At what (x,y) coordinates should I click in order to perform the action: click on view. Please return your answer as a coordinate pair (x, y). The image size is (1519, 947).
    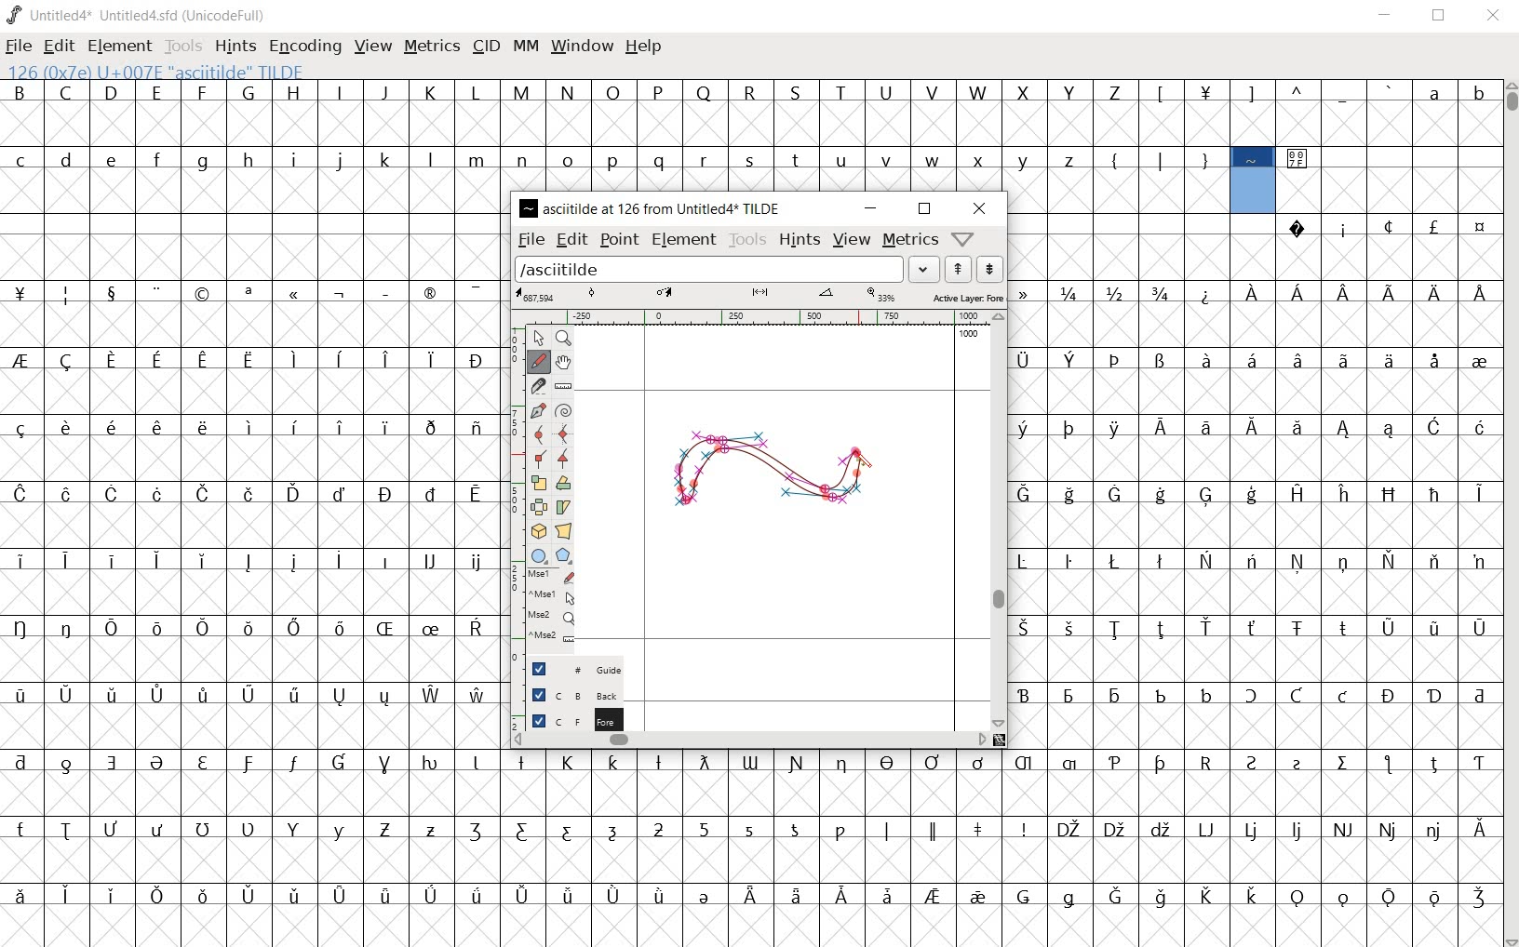
    Looking at the image, I should click on (850, 239).